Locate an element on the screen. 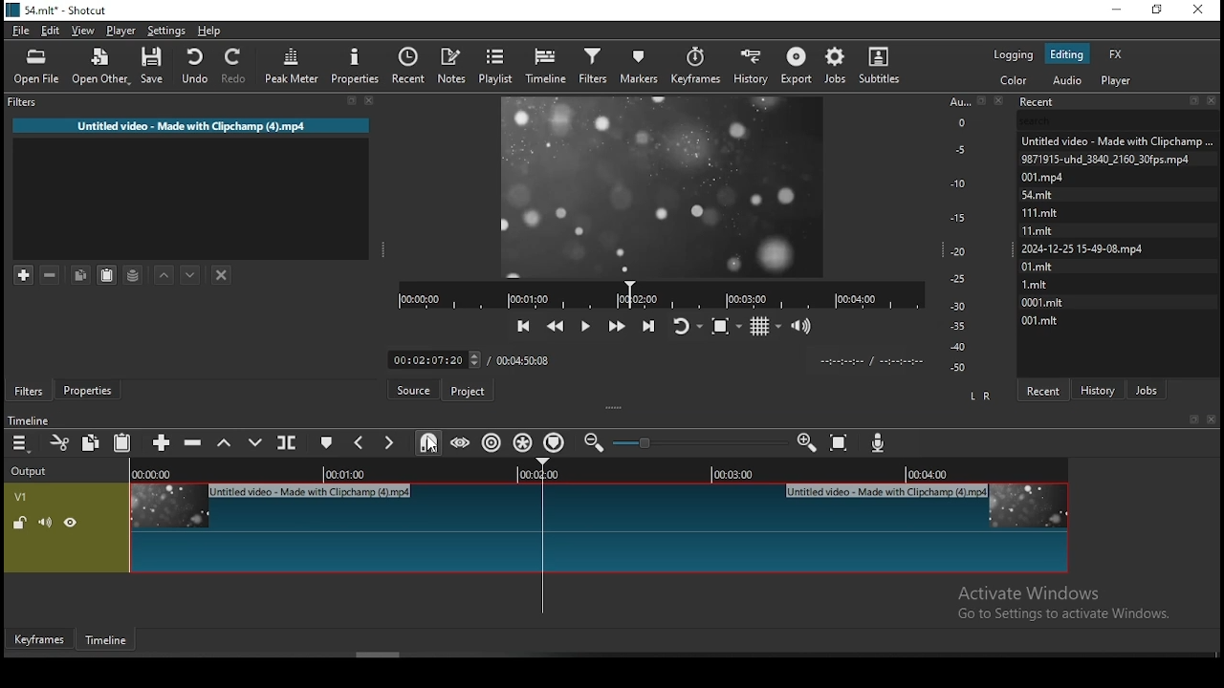 The width and height of the screenshot is (1224, 688). move filter down is located at coordinates (192, 274).